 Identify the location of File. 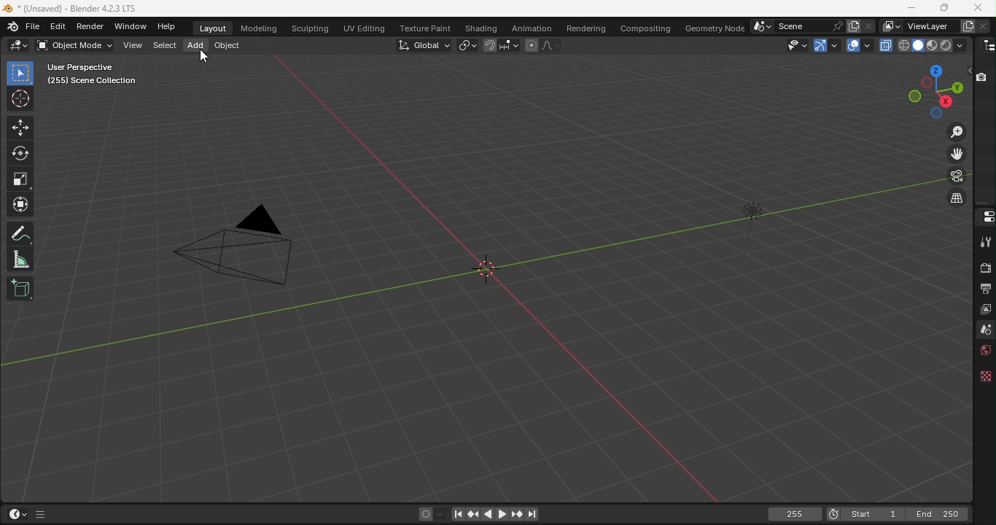
(34, 26).